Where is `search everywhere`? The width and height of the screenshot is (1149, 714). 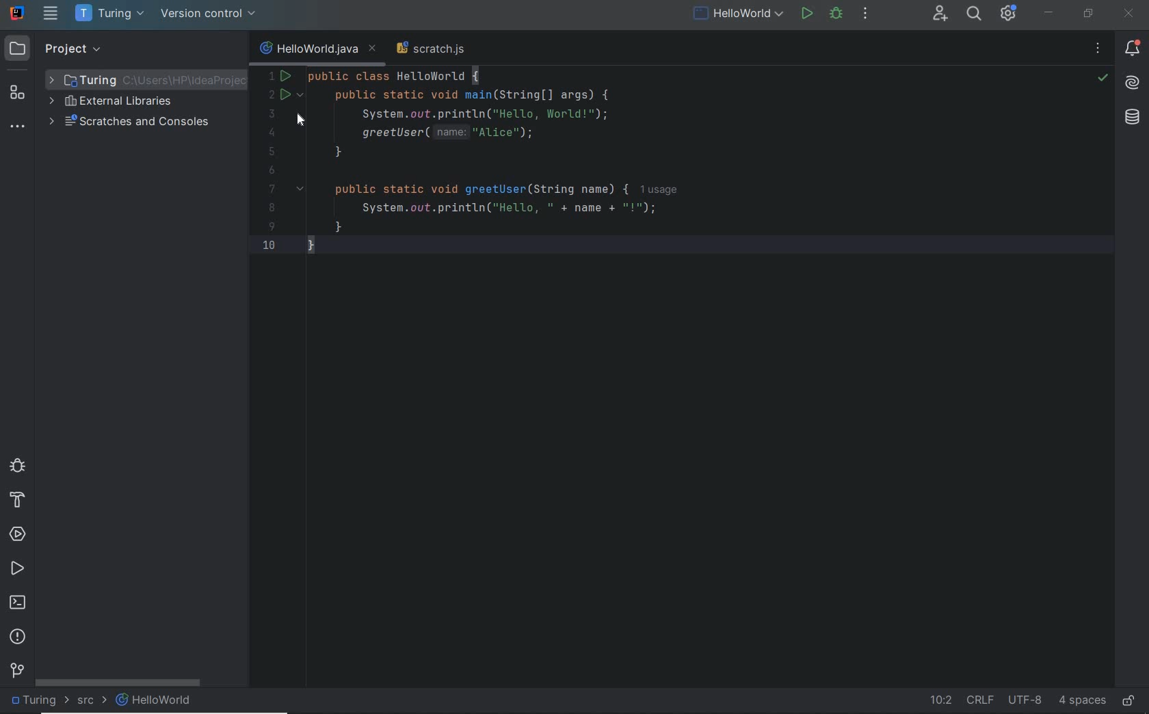
search everywhere is located at coordinates (974, 15).